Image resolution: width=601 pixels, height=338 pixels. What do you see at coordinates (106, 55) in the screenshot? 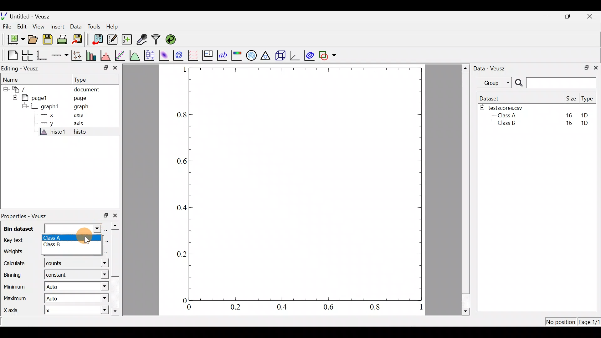
I see `Histogram of a dataset` at bounding box center [106, 55].